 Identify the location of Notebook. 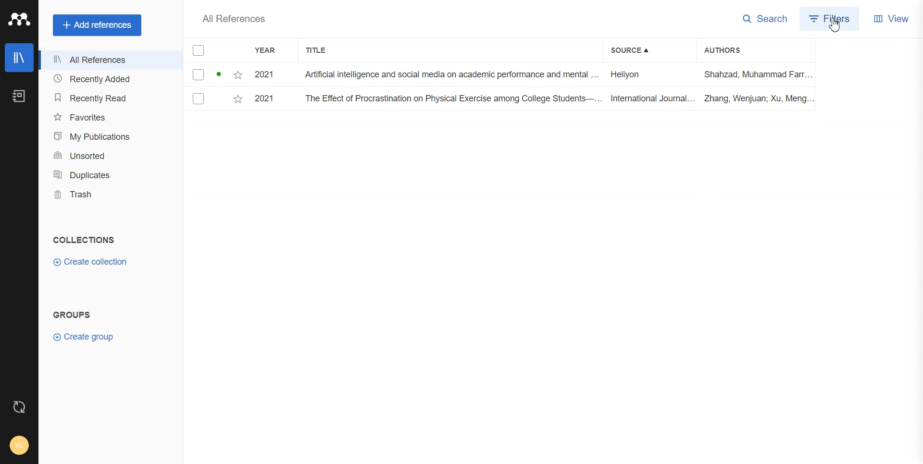
(19, 96).